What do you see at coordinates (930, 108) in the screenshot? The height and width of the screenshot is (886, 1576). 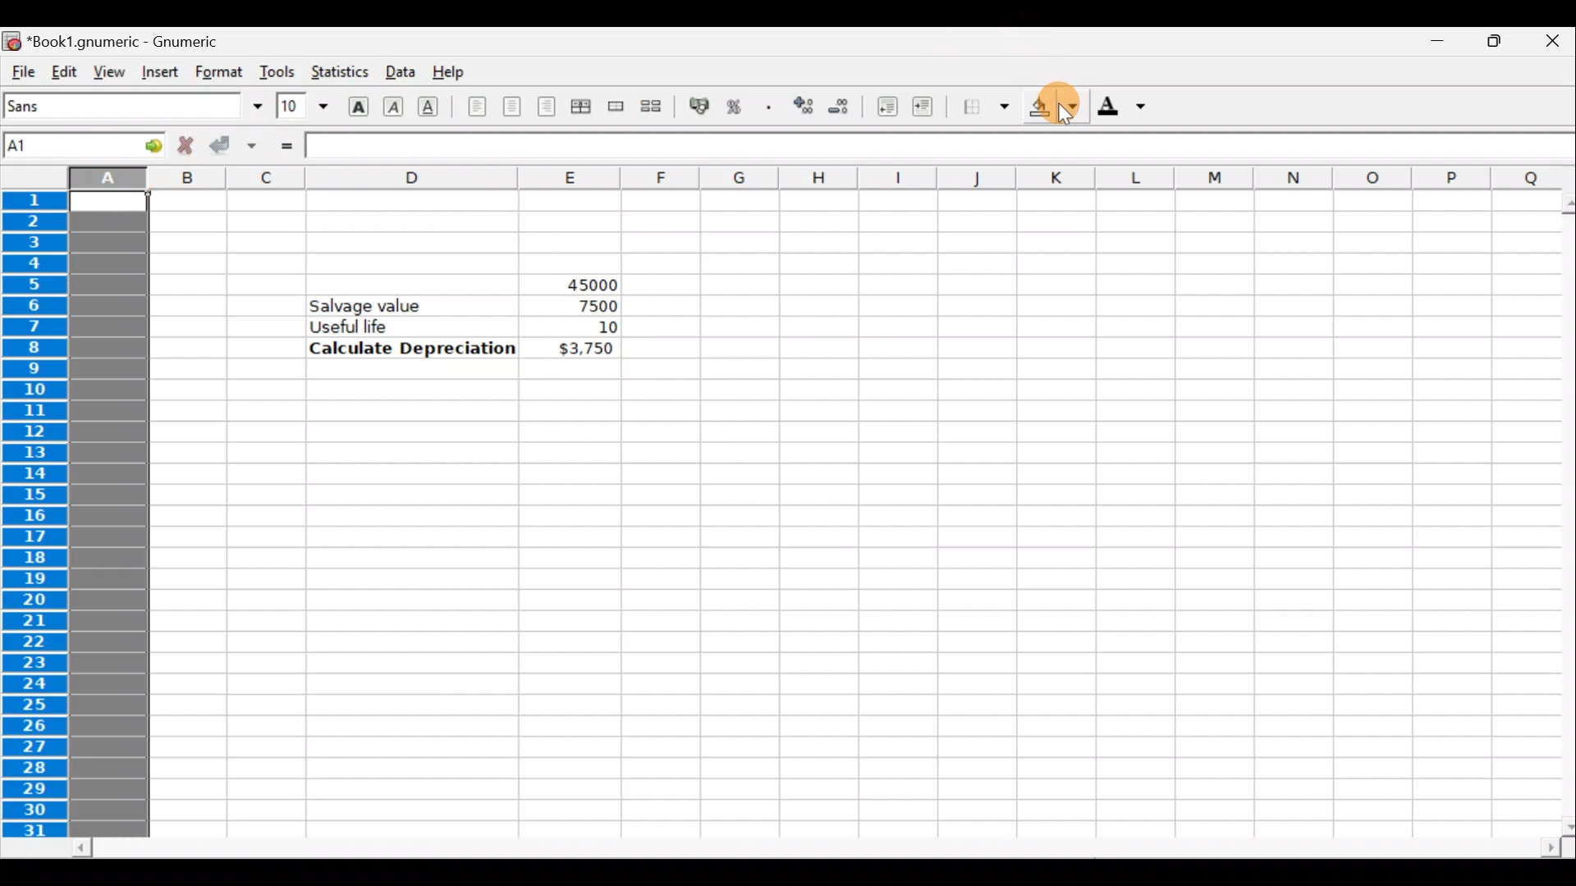 I see `Increase indent, align contents to the left` at bounding box center [930, 108].